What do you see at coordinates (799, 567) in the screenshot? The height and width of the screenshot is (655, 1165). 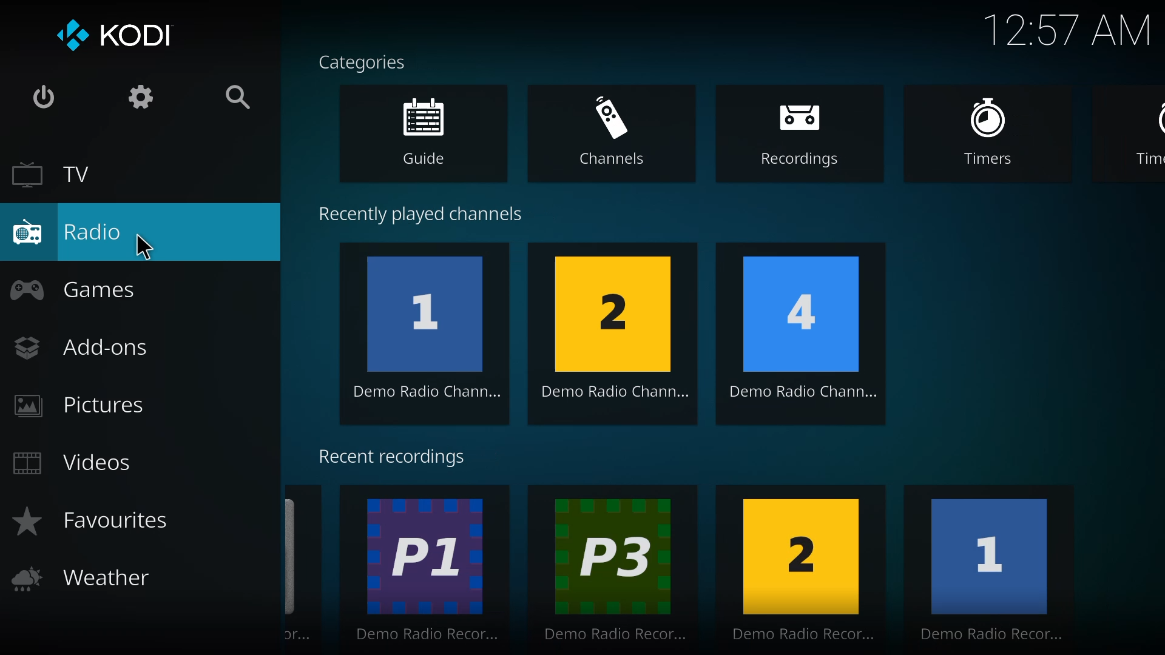 I see `2 Demo Radio Recor...` at bounding box center [799, 567].